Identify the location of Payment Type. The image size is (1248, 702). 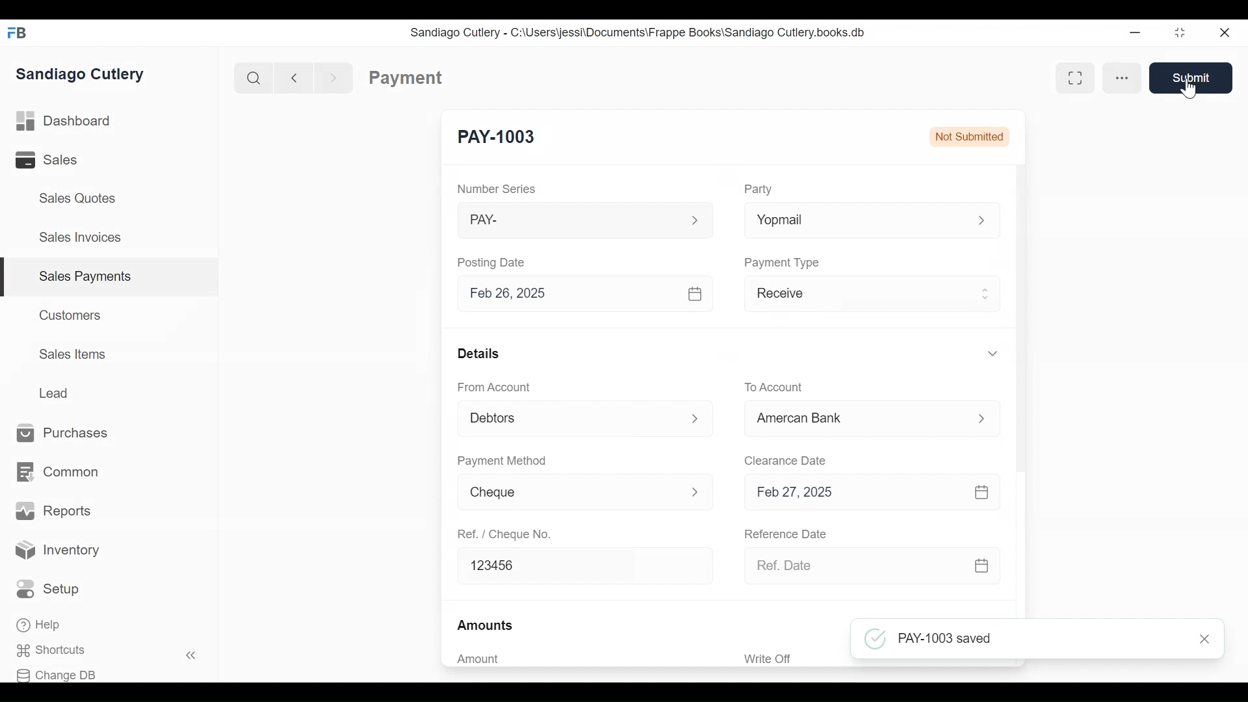
(781, 263).